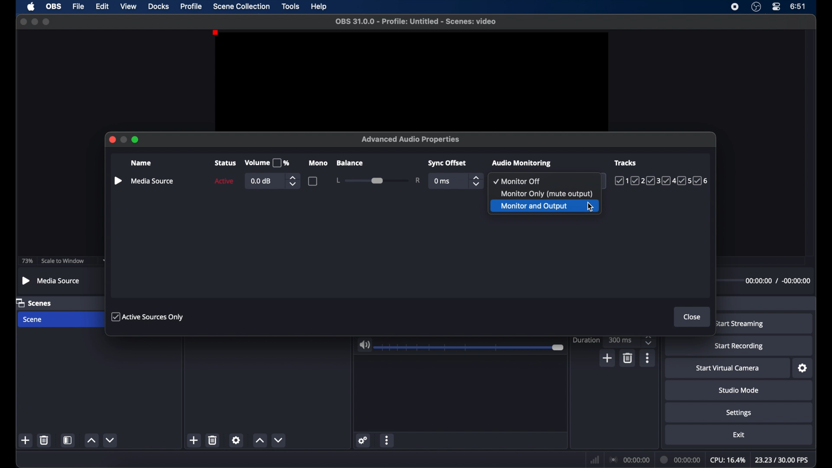  I want to click on more options, so click(387, 441).